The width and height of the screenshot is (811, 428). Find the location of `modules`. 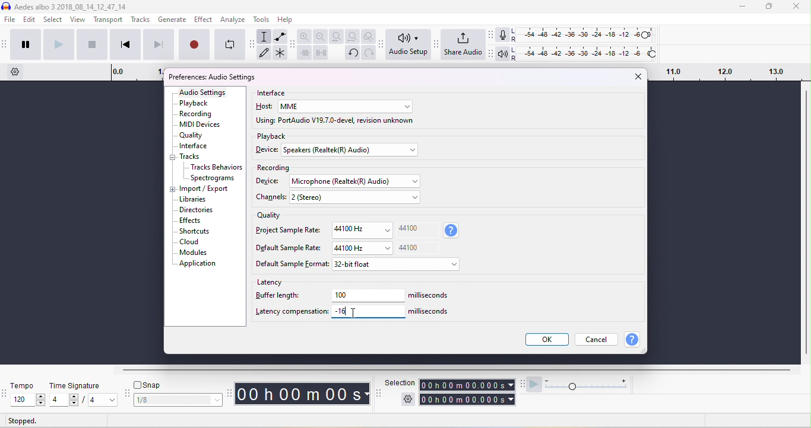

modules is located at coordinates (192, 253).